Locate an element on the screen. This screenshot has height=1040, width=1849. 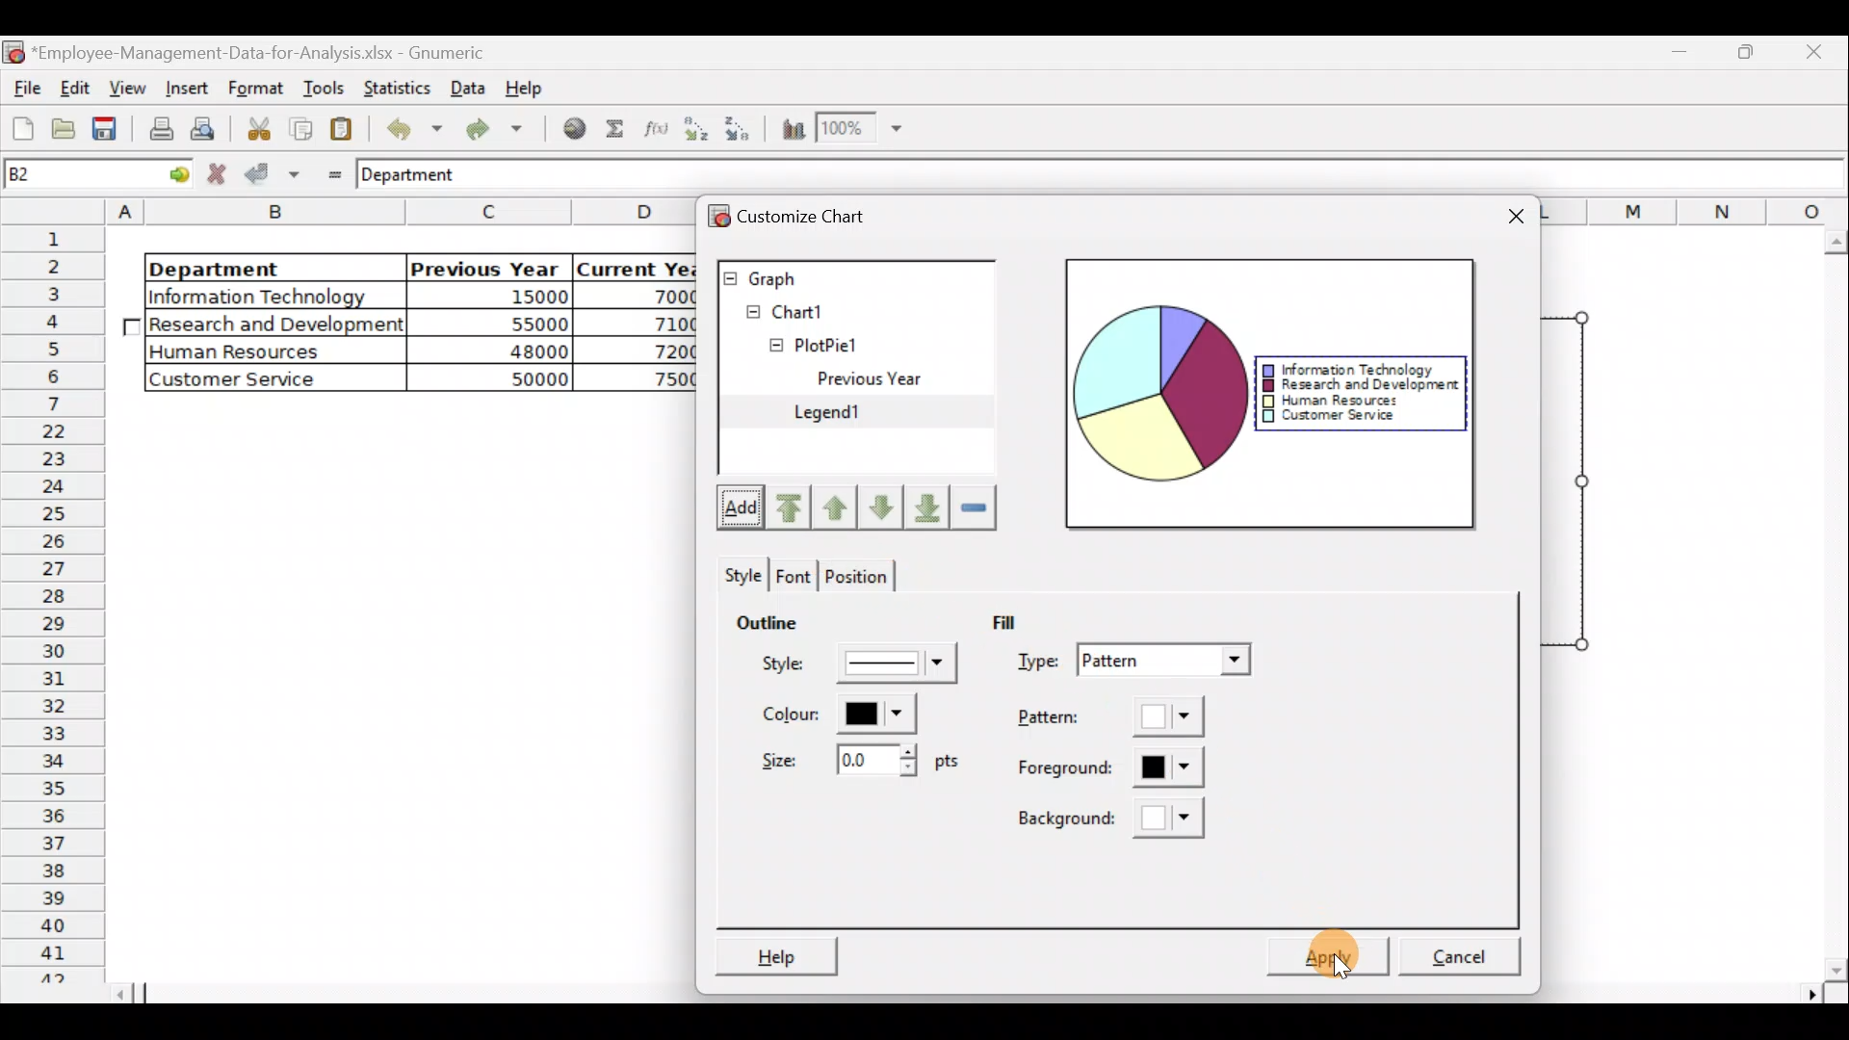
Customize chart is located at coordinates (826, 217).